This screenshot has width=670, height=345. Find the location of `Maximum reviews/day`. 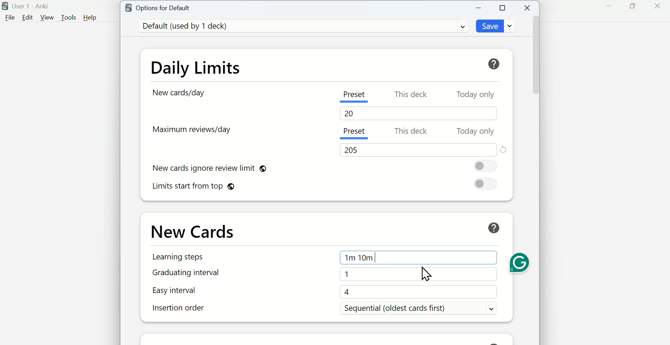

Maximum reviews/day is located at coordinates (196, 132).